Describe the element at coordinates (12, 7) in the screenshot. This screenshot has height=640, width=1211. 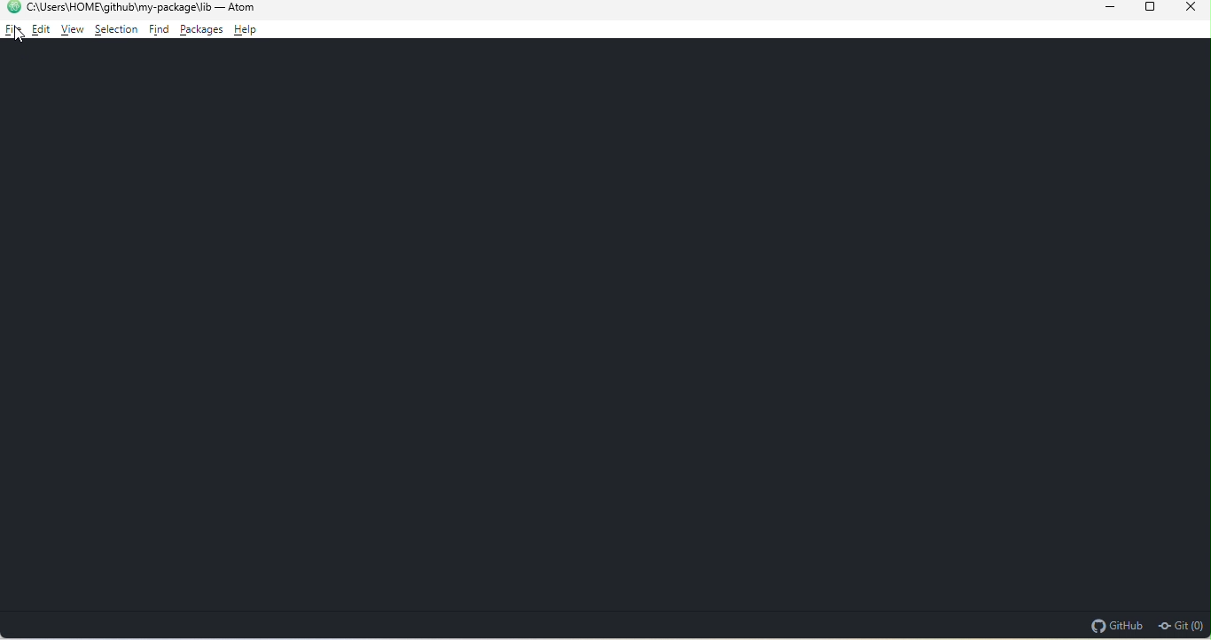
I see `atom icon` at that location.